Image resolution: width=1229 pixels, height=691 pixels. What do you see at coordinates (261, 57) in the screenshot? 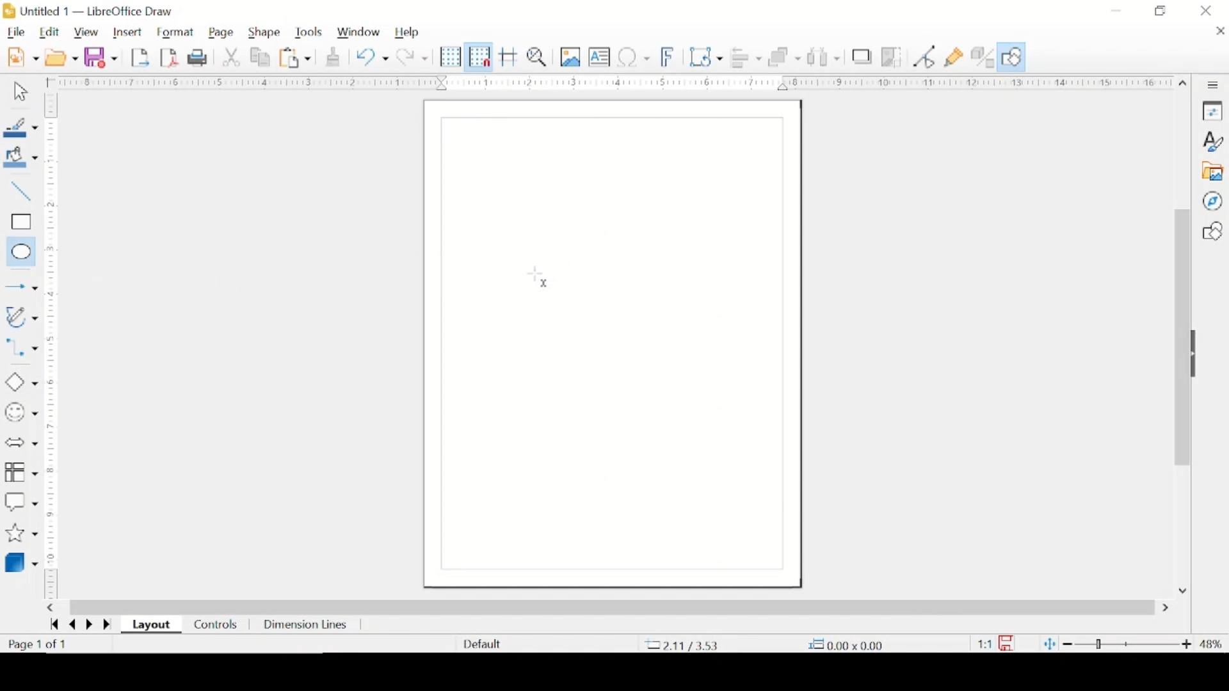
I see `copy` at bounding box center [261, 57].